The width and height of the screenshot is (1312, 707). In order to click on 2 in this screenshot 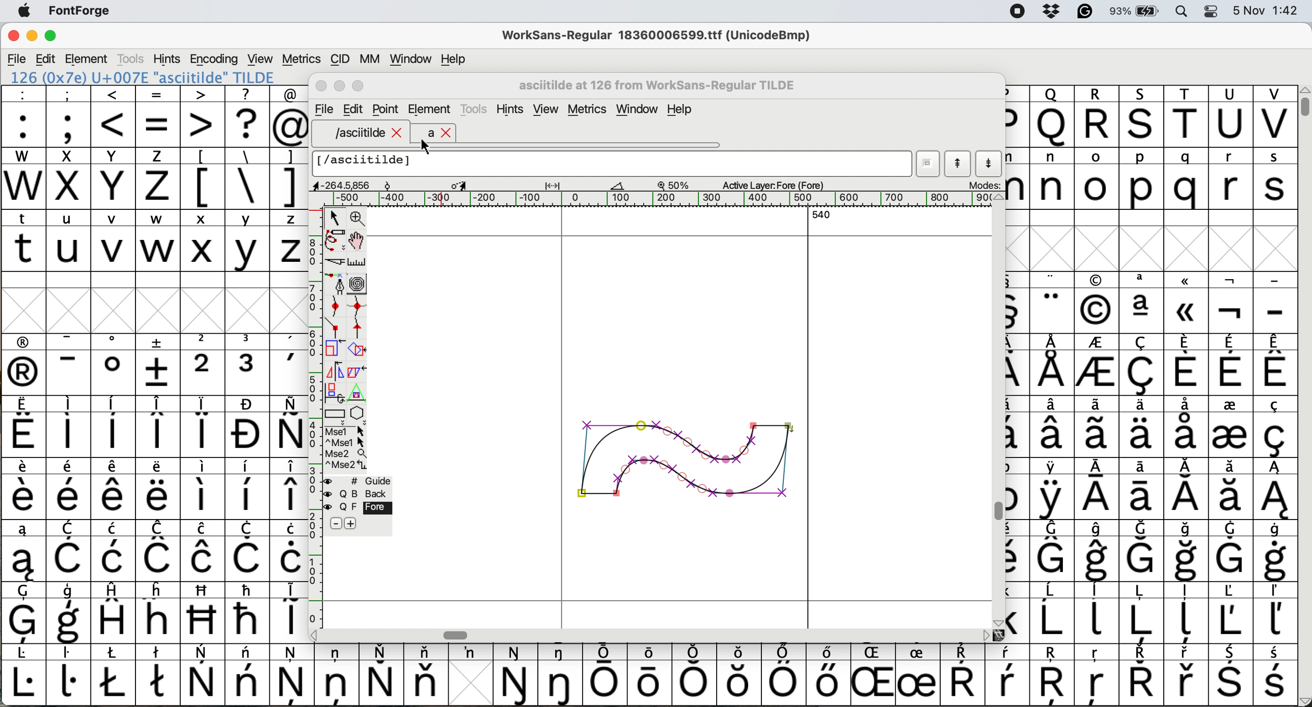, I will do `click(203, 364)`.